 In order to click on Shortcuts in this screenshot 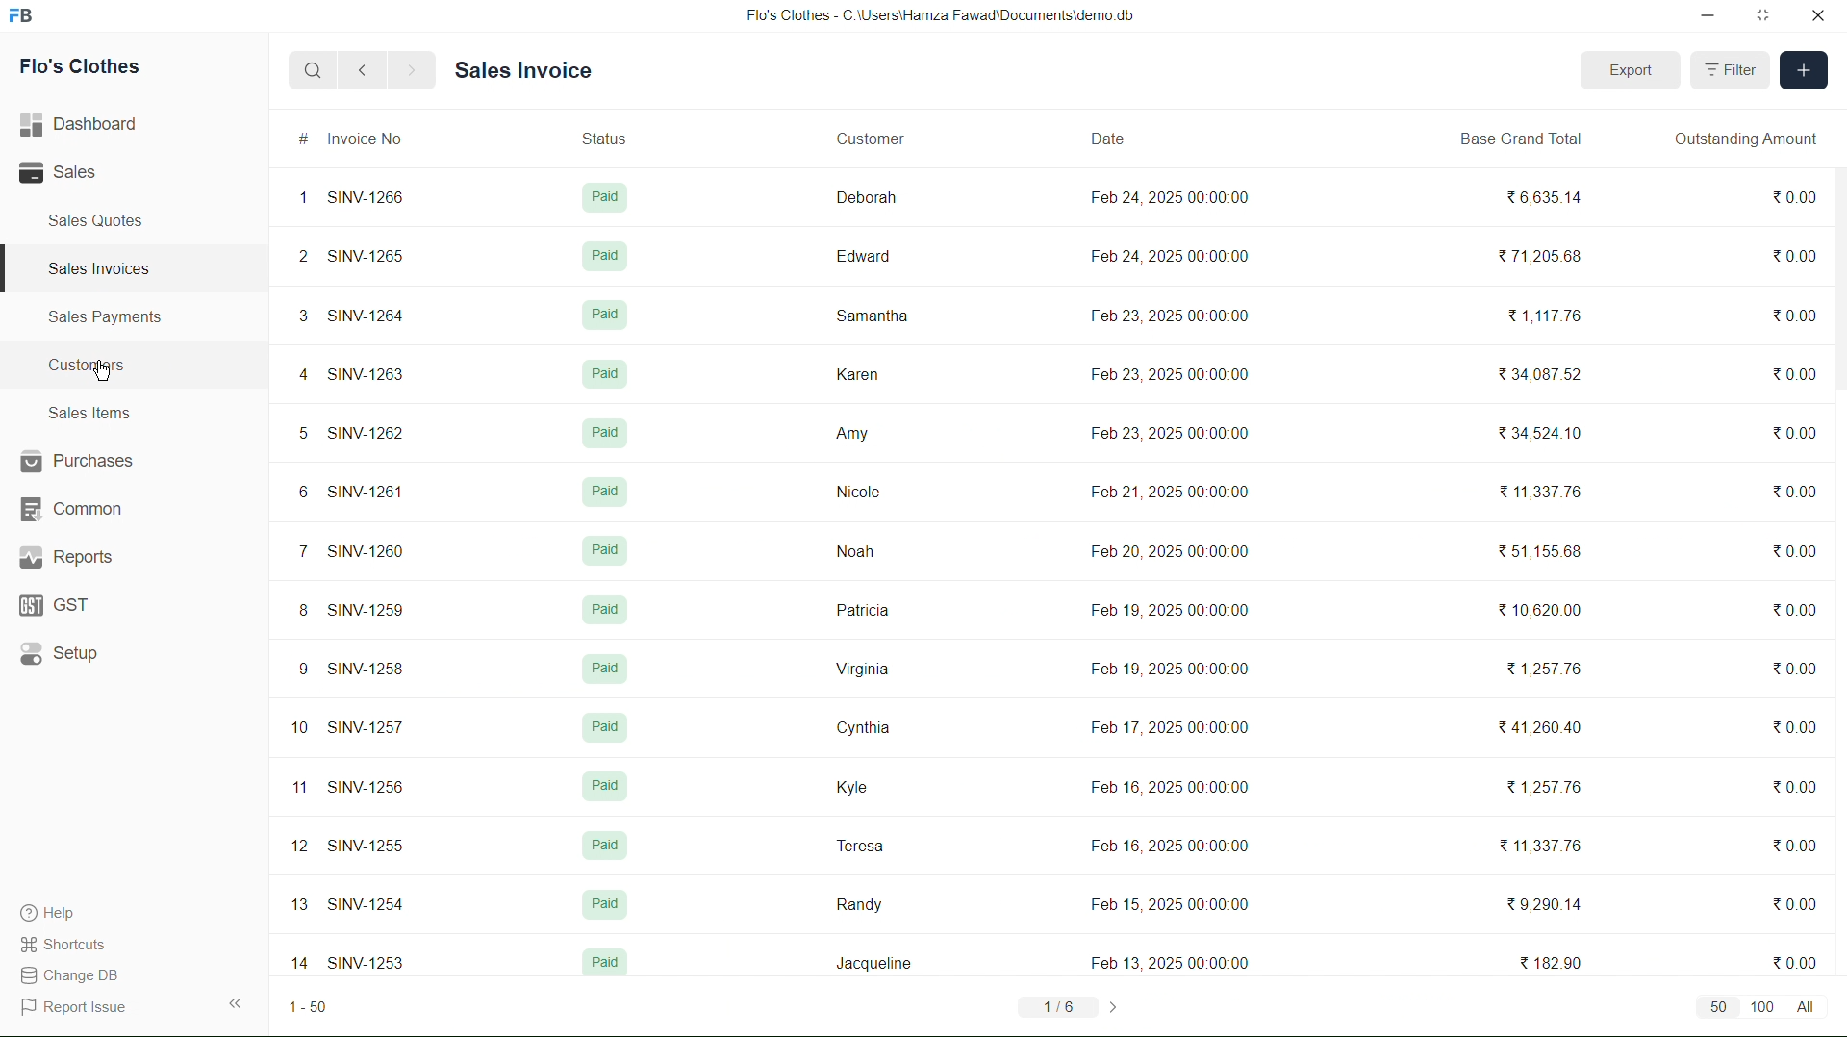, I will do `click(75, 944)`.